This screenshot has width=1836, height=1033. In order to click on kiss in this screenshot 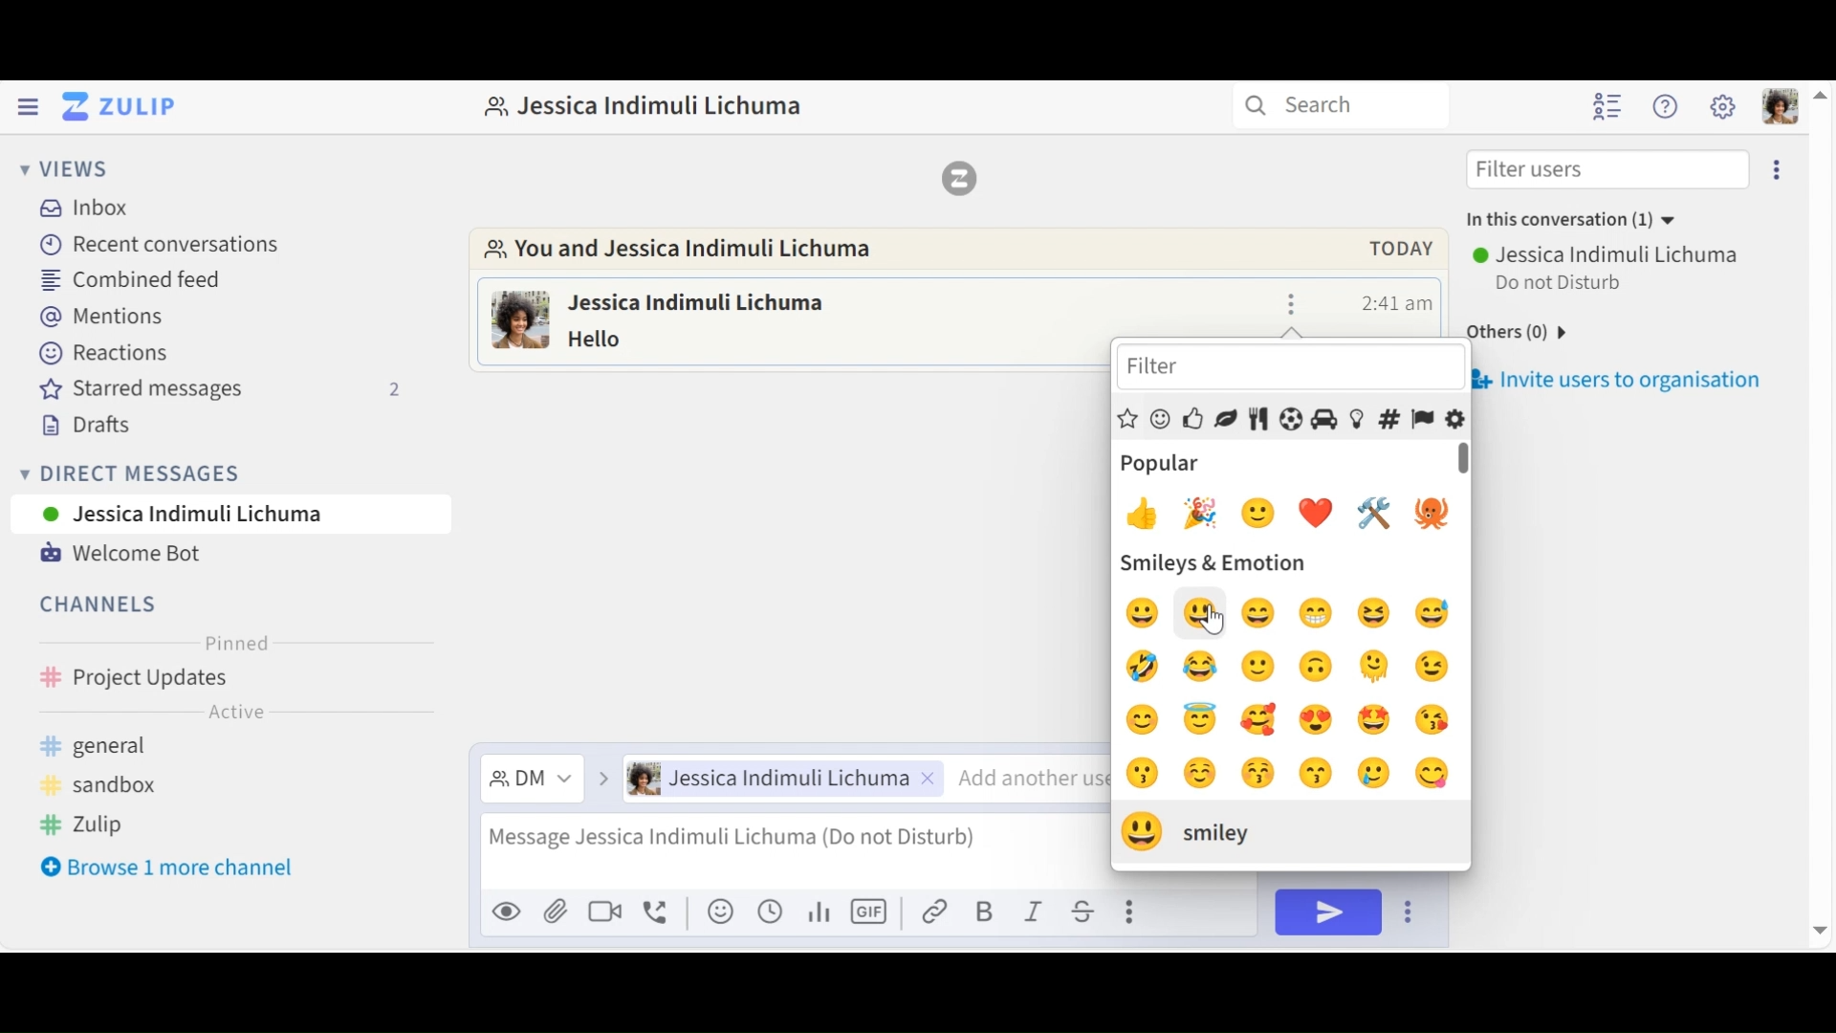, I will do `click(1434, 721)`.